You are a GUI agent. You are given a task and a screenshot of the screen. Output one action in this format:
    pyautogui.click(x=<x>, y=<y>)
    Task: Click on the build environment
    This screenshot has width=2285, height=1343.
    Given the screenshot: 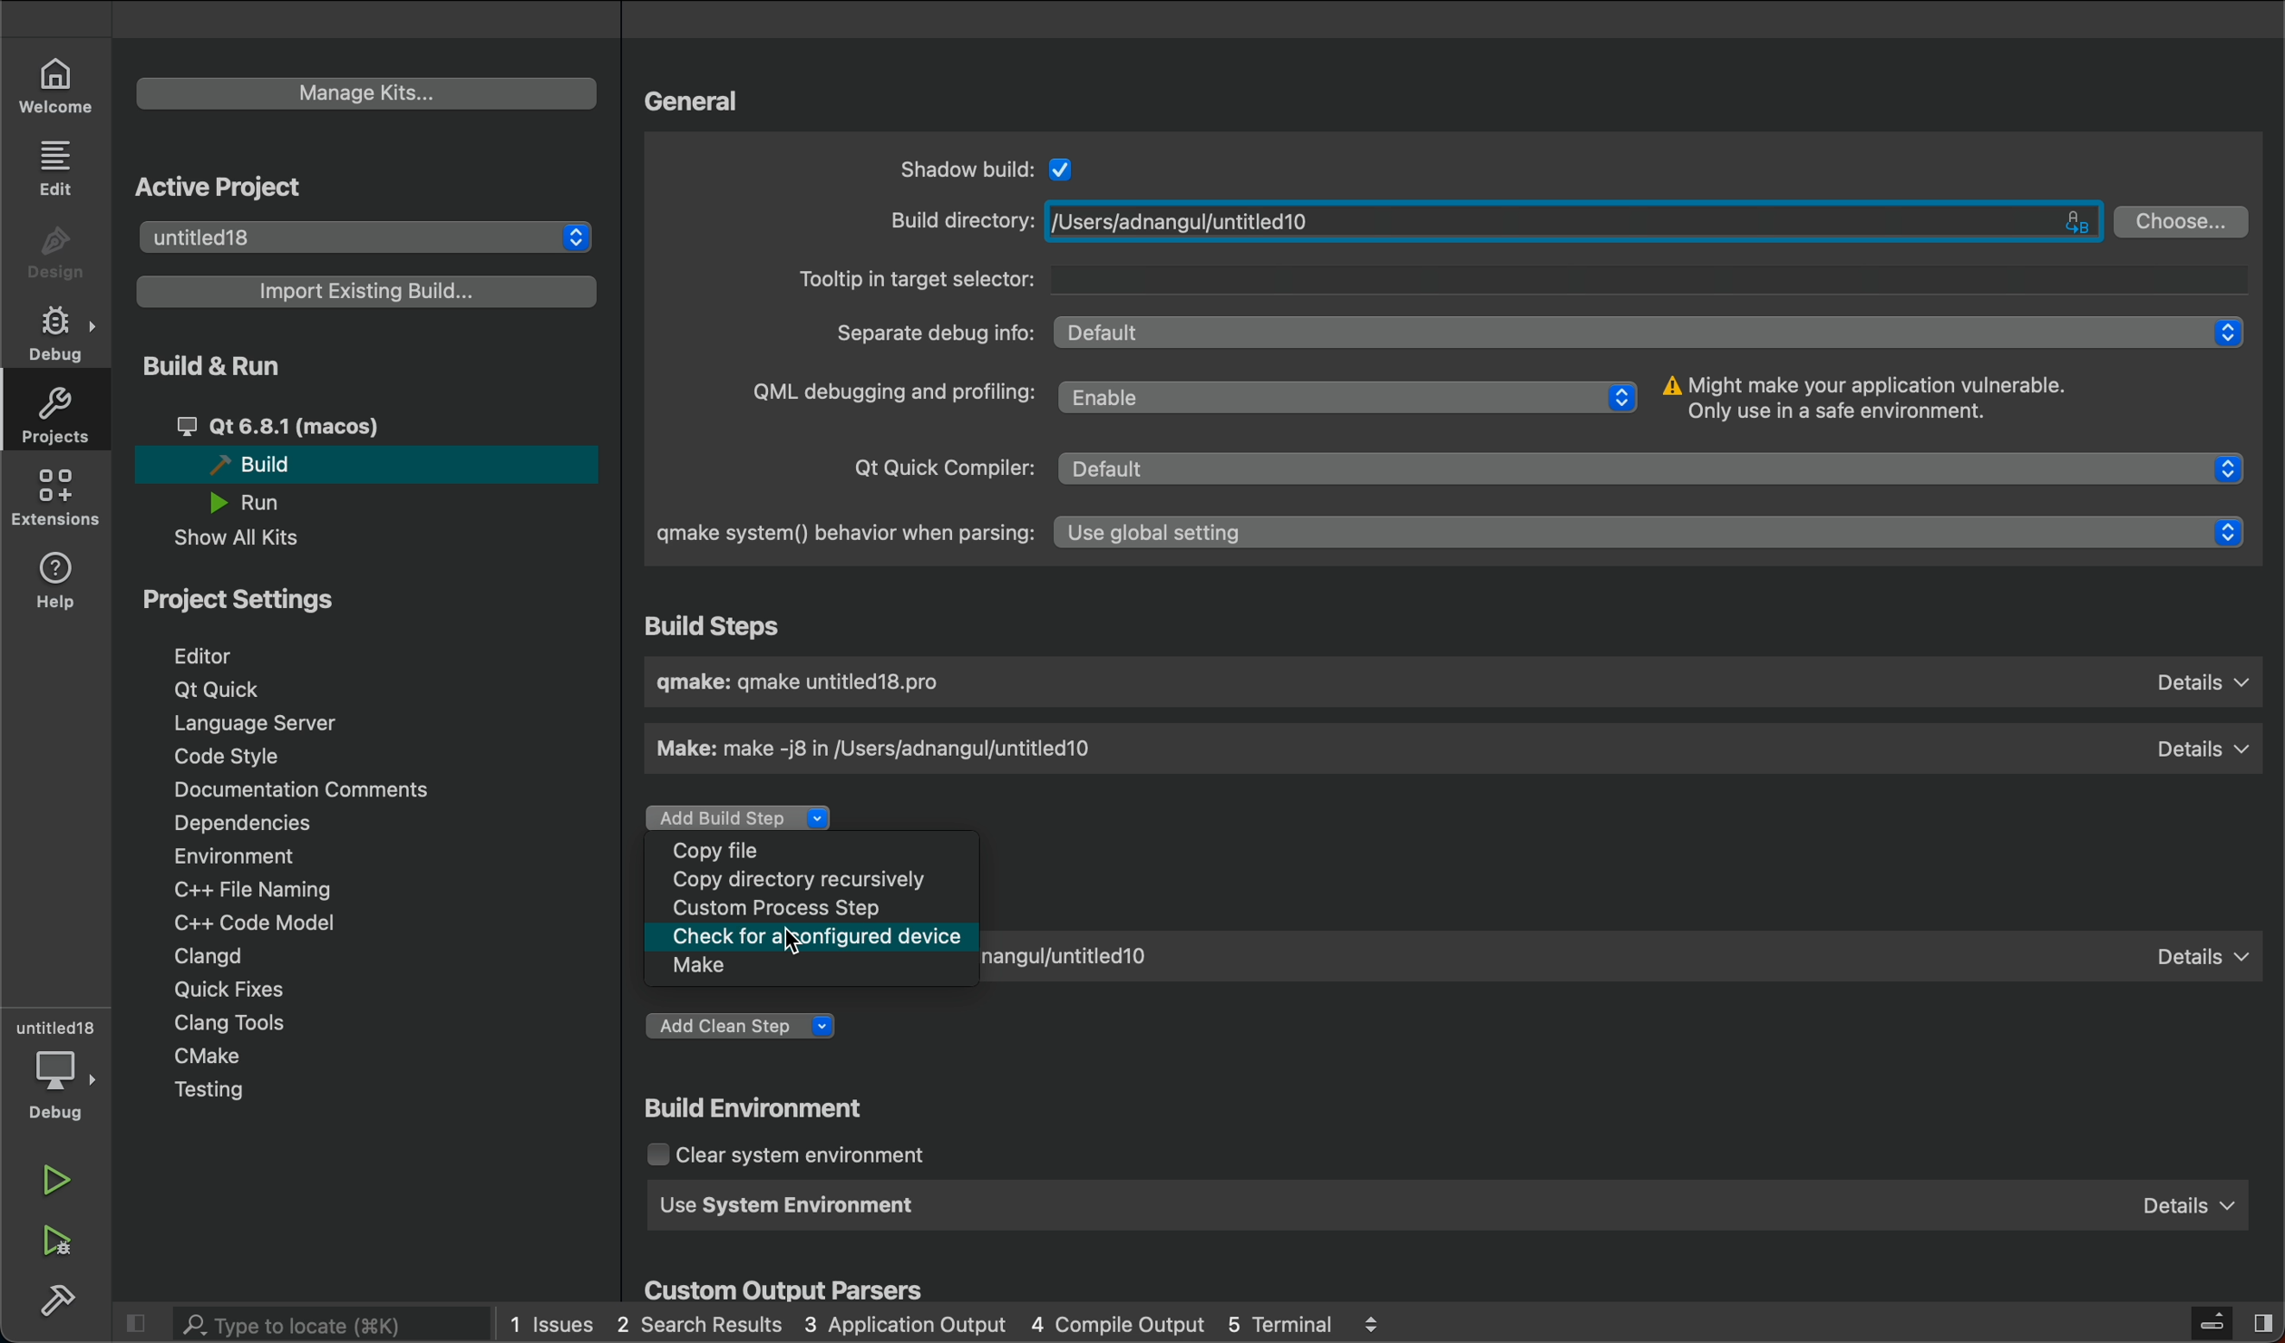 What is the action you would take?
    pyautogui.click(x=754, y=1110)
    